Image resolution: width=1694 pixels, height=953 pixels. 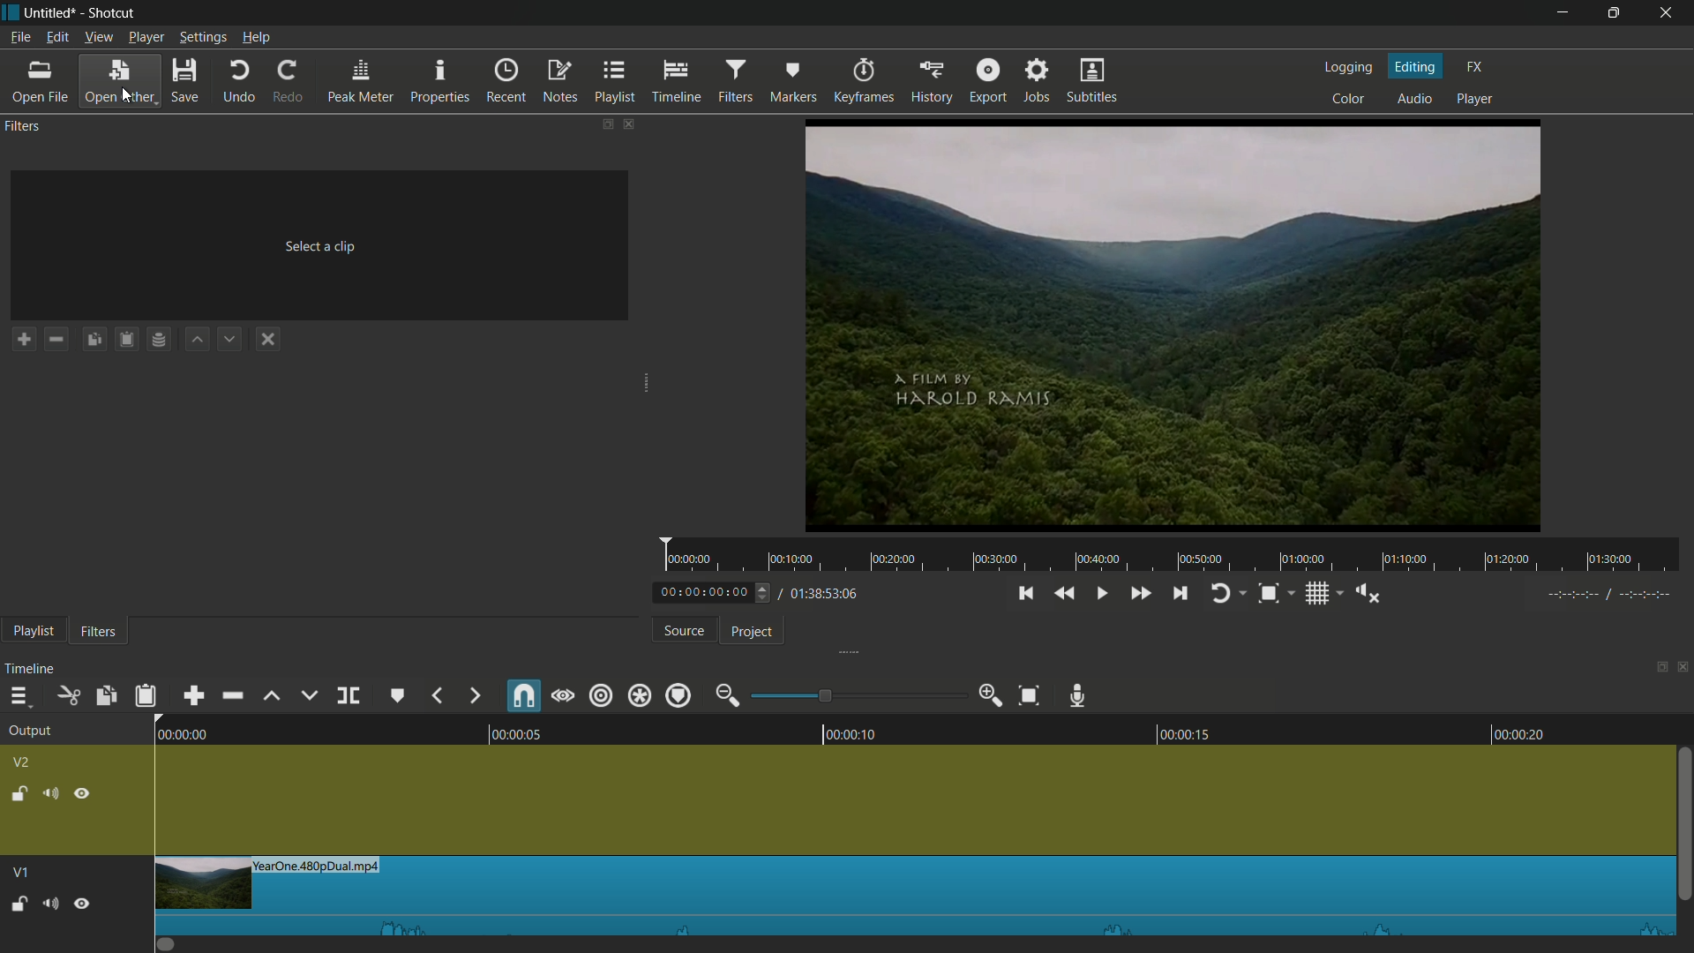 I want to click on recent, so click(x=507, y=82).